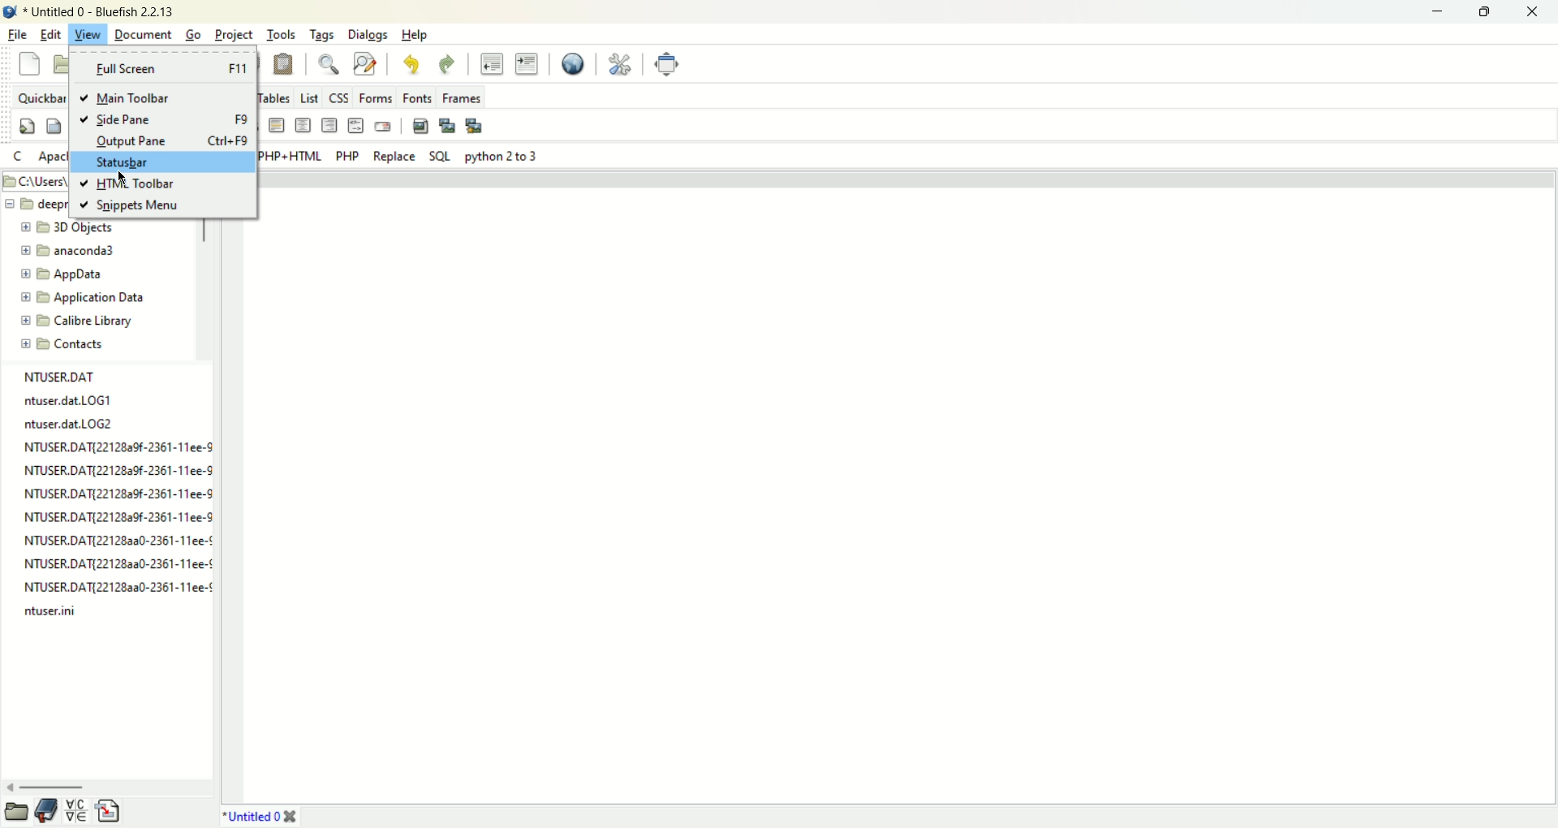 Image resolution: width=1558 pixels, height=828 pixels. Describe the element at coordinates (118, 446) in the screenshot. I see `NTUSER.DAT{22128a9f-2361-11ee-S` at that location.